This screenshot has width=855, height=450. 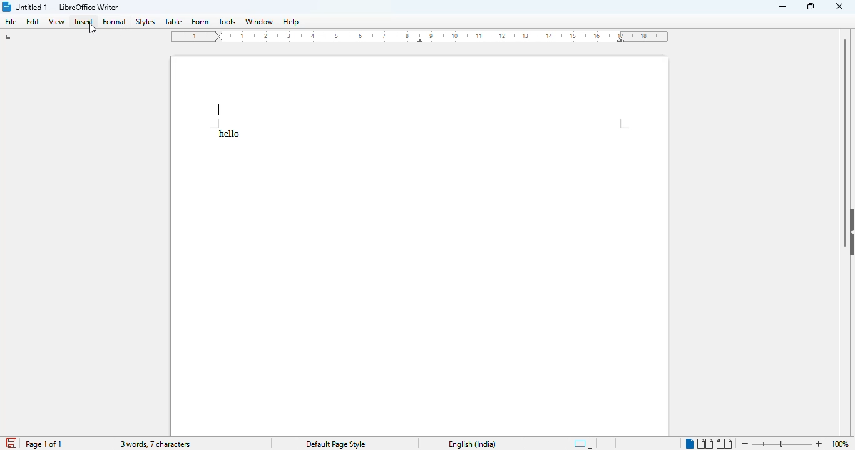 What do you see at coordinates (583, 444) in the screenshot?
I see `standard selection` at bounding box center [583, 444].